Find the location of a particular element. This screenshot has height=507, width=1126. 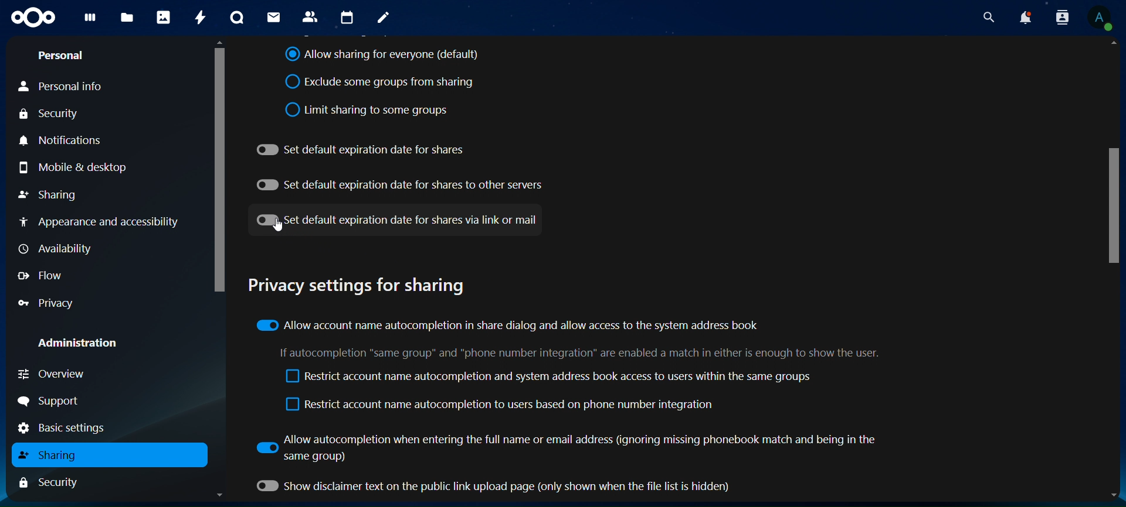

limit sharing to some groups is located at coordinates (368, 108).